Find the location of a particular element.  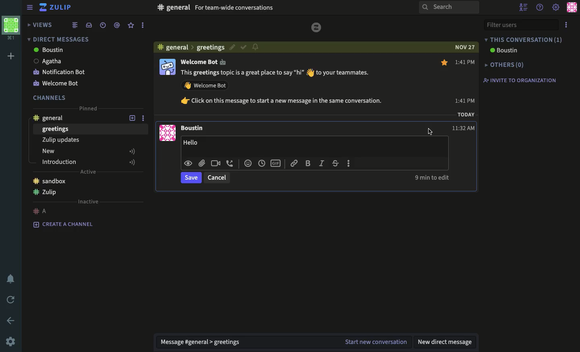

filter users is located at coordinates (520, 24).